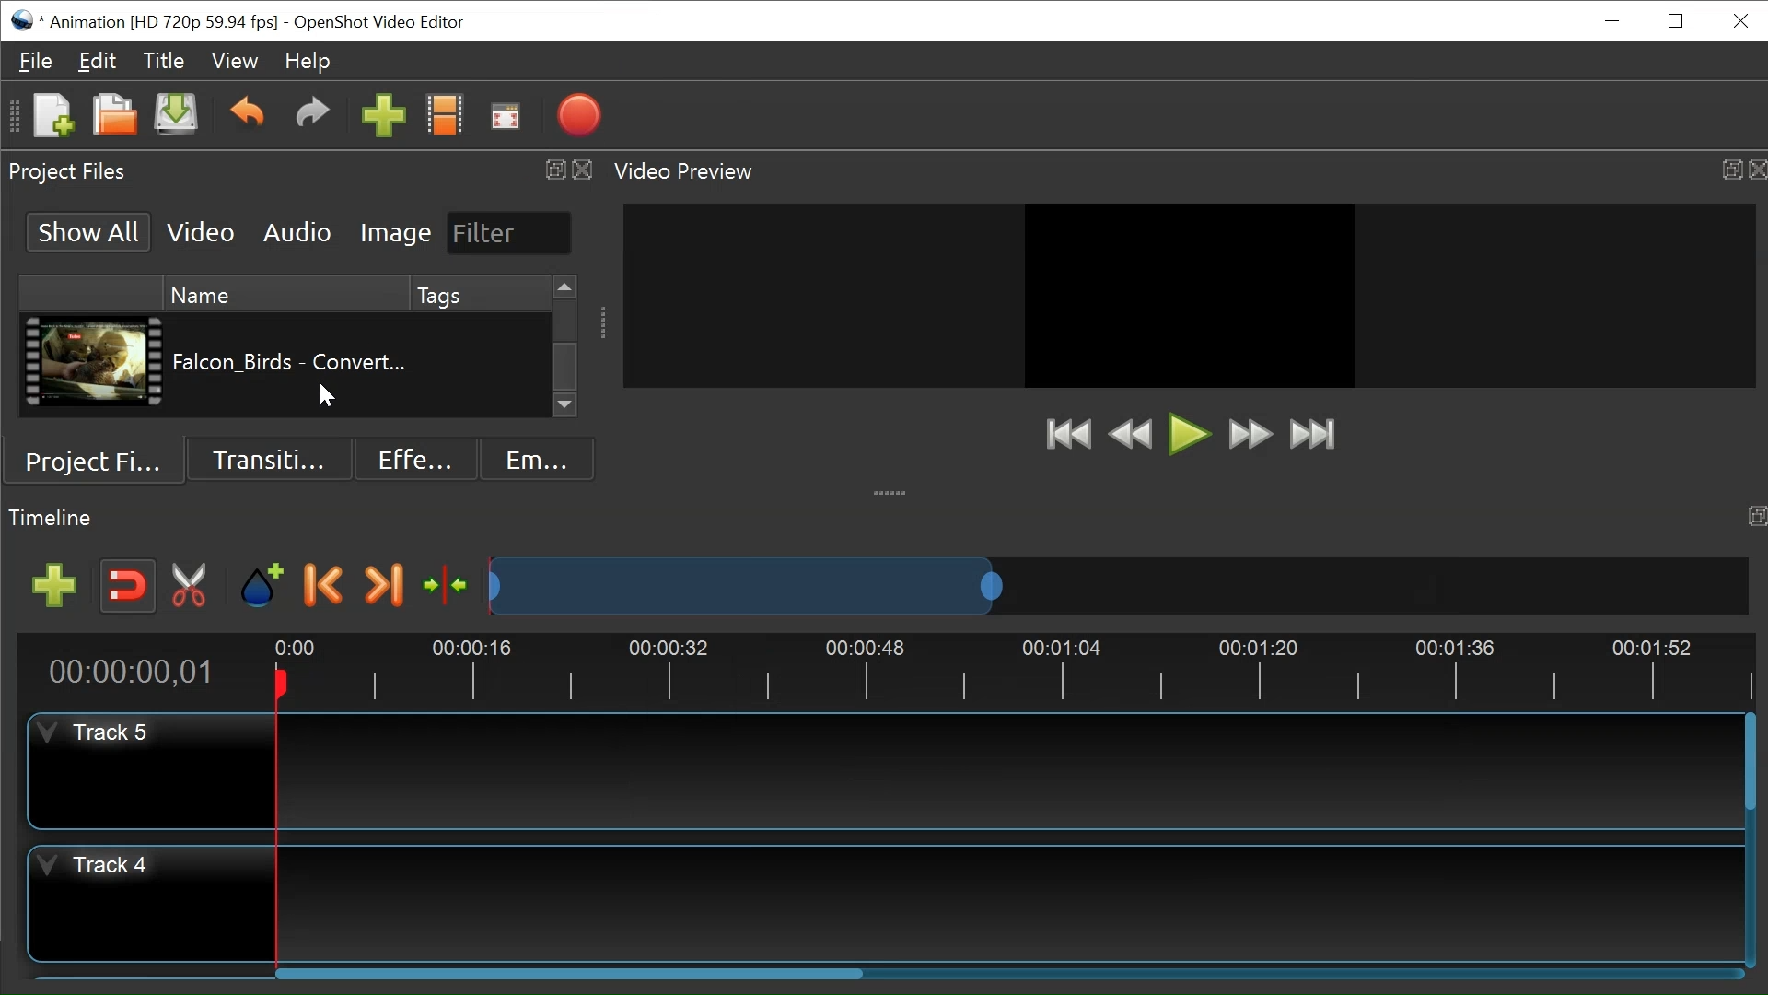 This screenshot has width=1768, height=995. Describe the element at coordinates (176, 115) in the screenshot. I see `Save Project` at that location.